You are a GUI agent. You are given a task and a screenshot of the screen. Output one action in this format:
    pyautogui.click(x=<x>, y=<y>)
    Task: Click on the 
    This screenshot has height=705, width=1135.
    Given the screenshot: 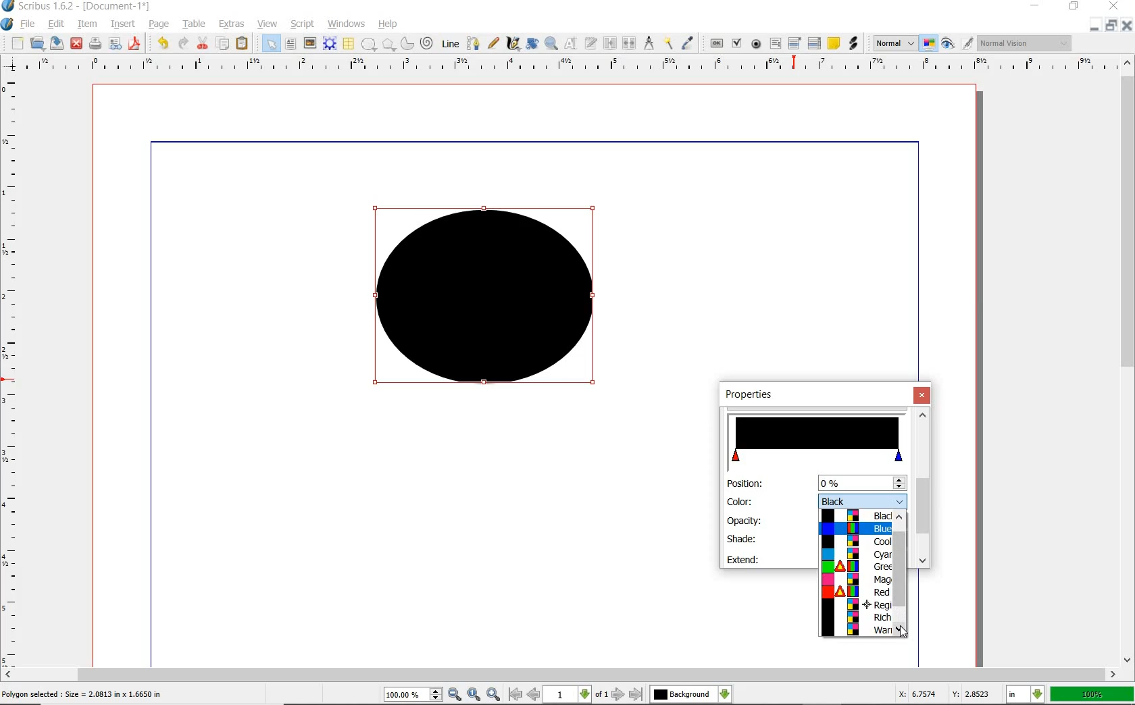 What is the action you would take?
    pyautogui.click(x=682, y=694)
    